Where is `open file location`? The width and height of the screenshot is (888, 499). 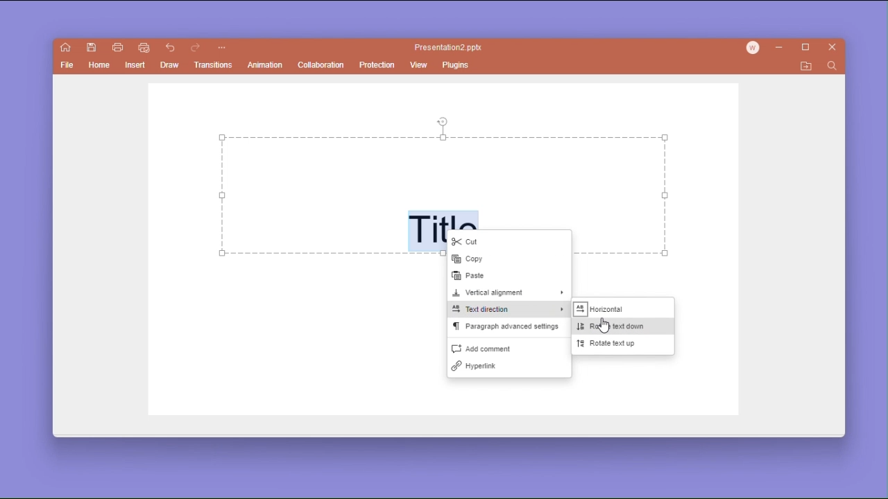
open file location is located at coordinates (806, 67).